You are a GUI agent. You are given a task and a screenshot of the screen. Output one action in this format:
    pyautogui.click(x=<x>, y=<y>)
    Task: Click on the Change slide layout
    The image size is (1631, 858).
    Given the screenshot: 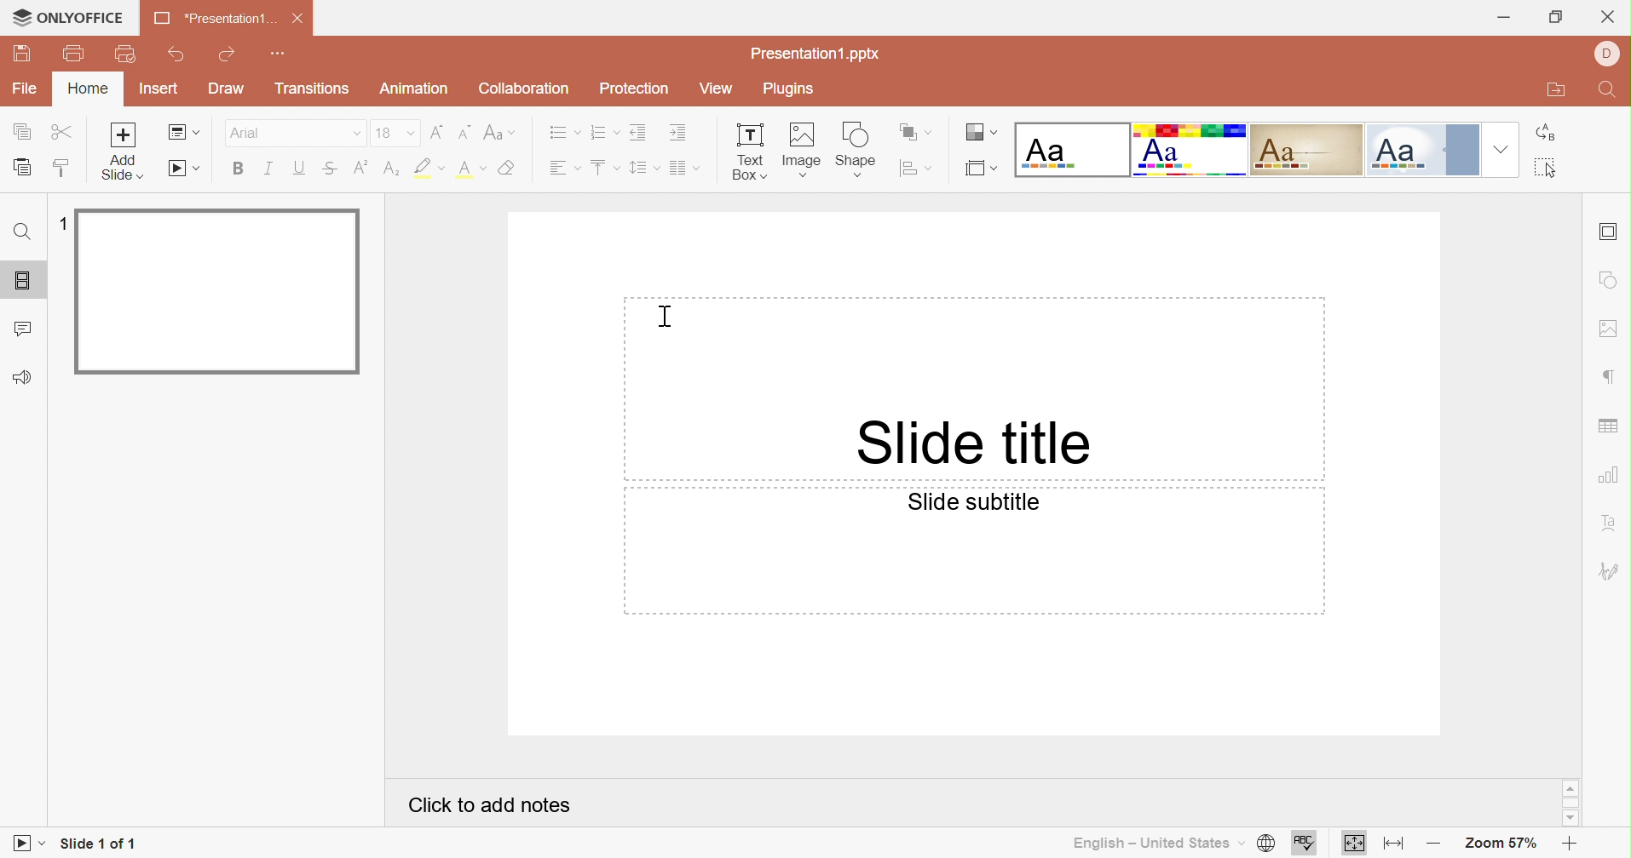 What is the action you would take?
    pyautogui.click(x=184, y=133)
    